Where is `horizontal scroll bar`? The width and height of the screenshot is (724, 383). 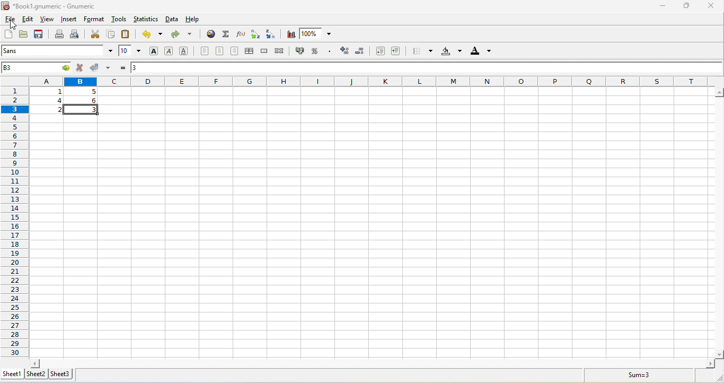 horizontal scroll bar is located at coordinates (371, 363).